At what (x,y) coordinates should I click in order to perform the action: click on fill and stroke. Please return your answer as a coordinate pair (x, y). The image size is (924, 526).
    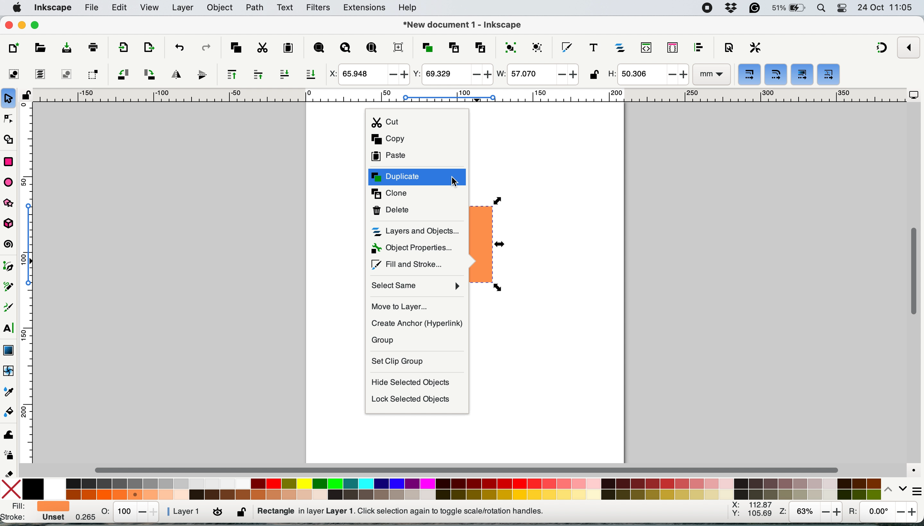
    Looking at the image, I should click on (567, 46).